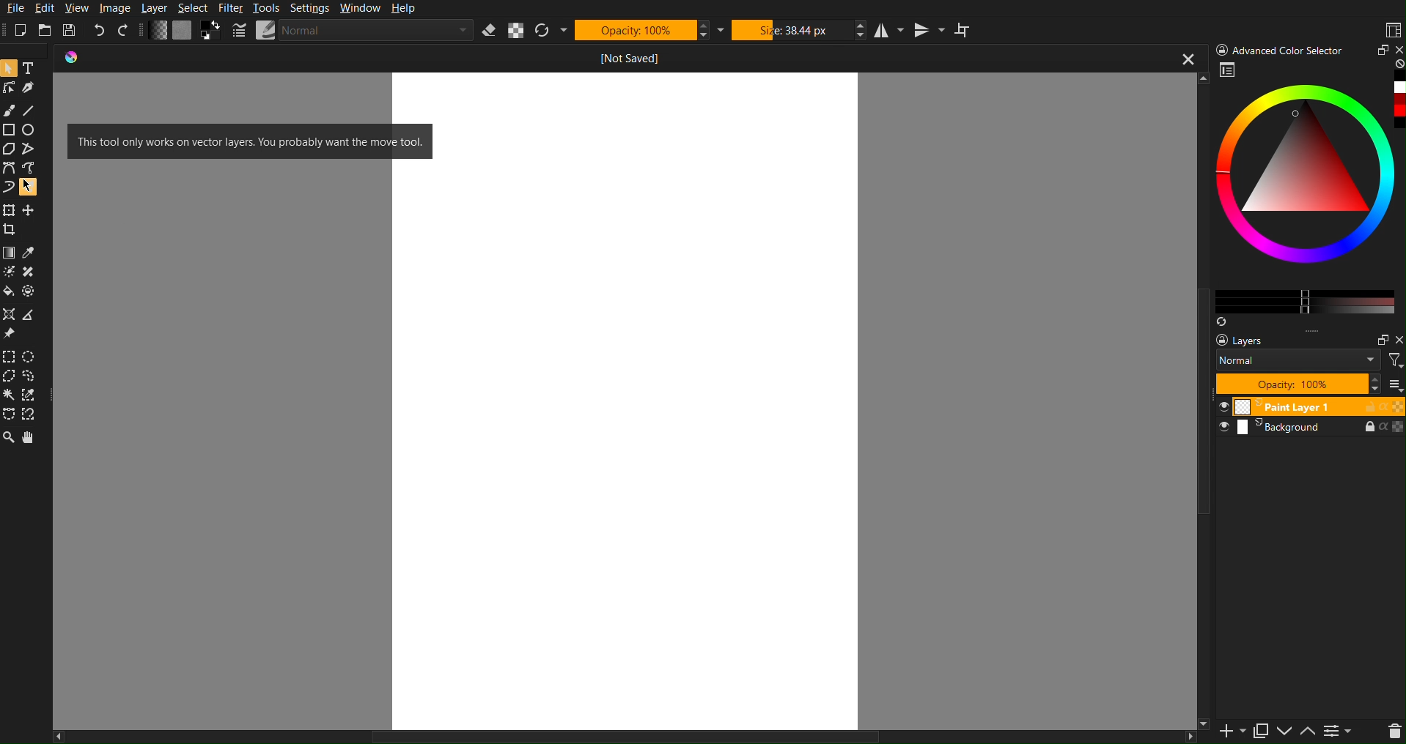  Describe the element at coordinates (69, 29) in the screenshot. I see `Save` at that location.